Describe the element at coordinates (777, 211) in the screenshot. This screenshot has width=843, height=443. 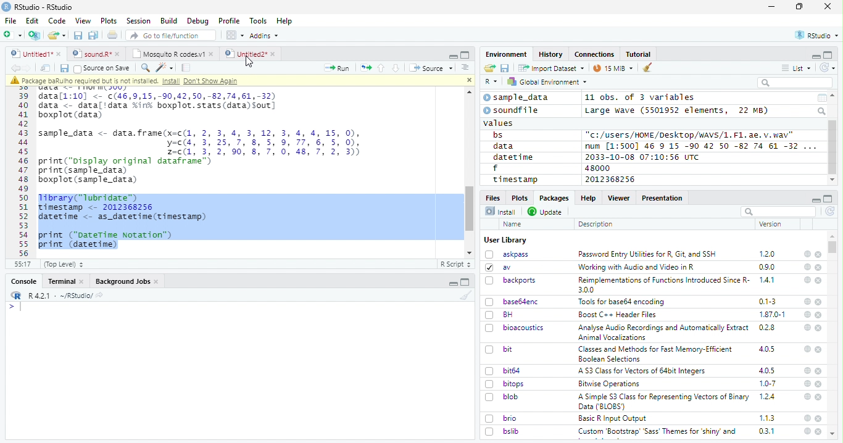
I see `search bar` at that location.